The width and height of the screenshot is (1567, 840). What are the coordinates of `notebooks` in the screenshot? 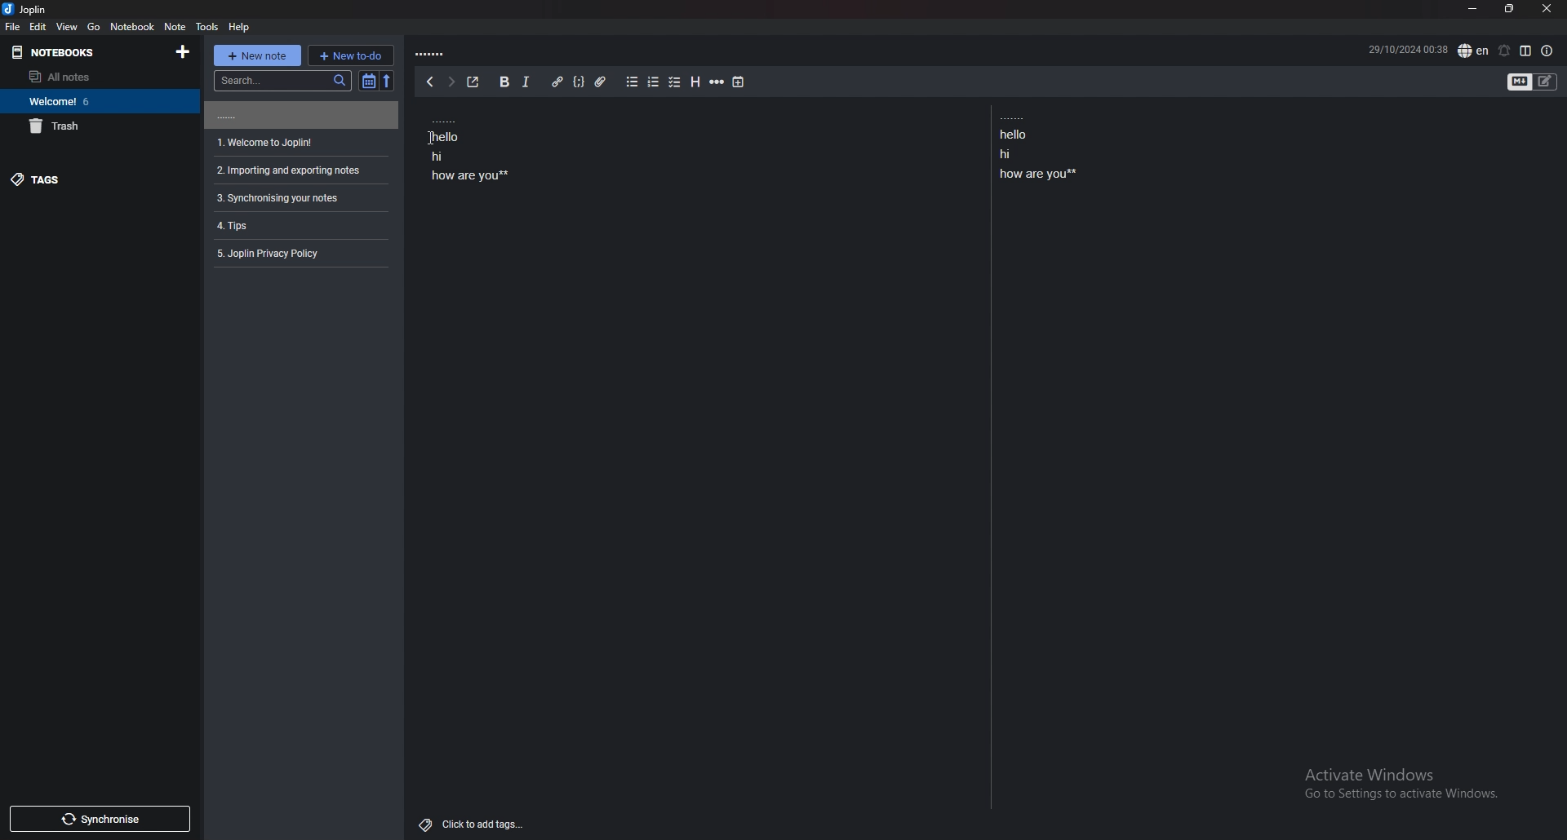 It's located at (86, 52).